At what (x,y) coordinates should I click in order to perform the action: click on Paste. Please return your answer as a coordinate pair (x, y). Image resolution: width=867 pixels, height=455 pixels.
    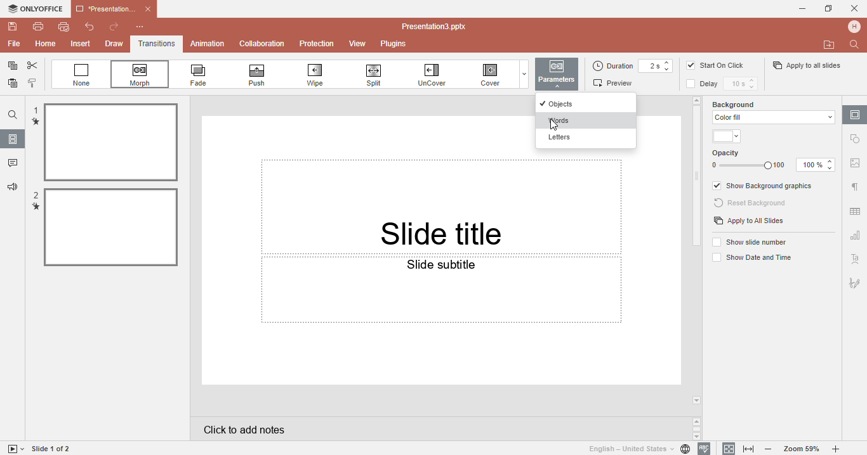
    Looking at the image, I should click on (11, 86).